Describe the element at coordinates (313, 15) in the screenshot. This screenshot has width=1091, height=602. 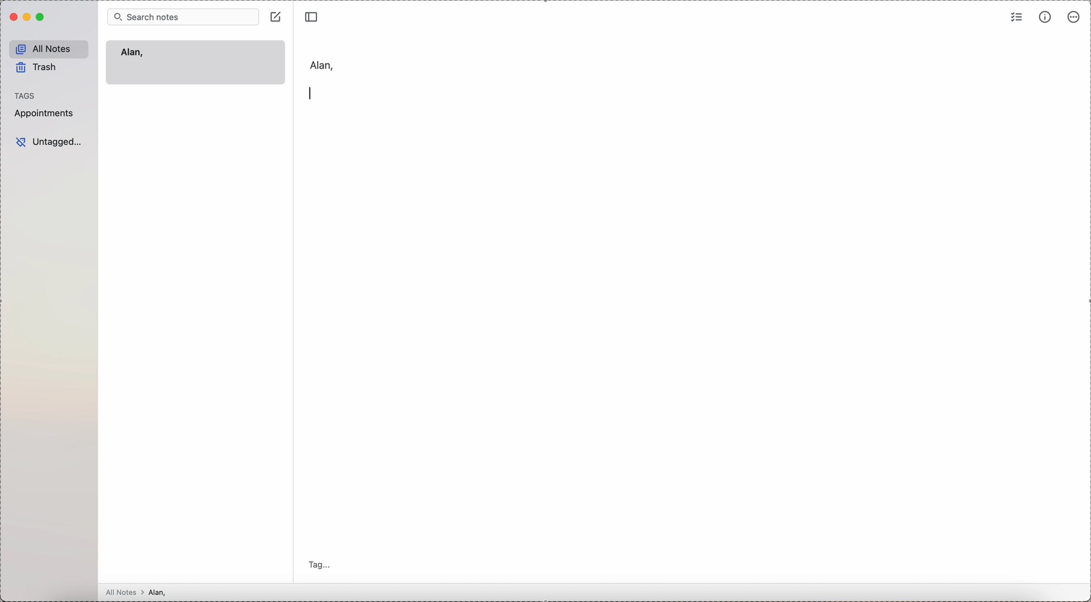
I see `toggle sidebar` at that location.